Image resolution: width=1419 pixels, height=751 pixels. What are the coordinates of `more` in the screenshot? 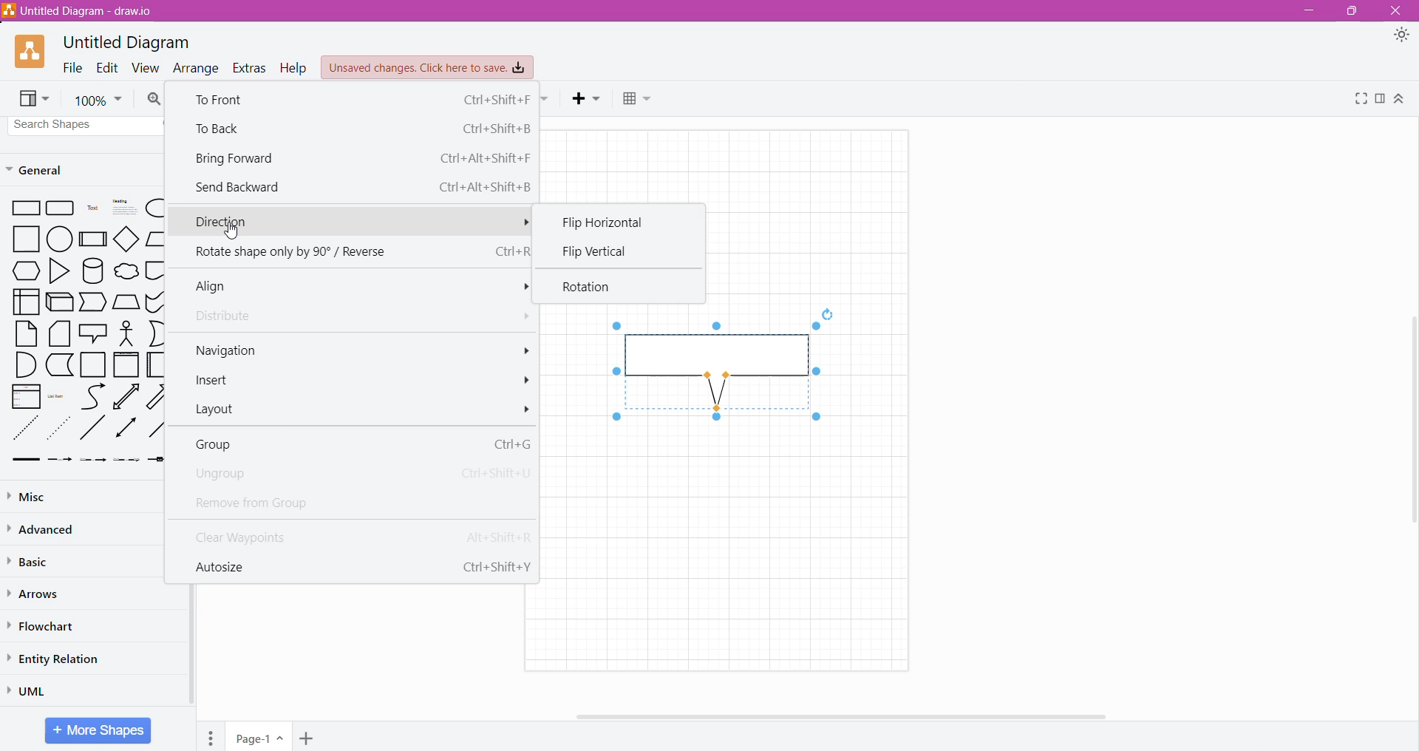 It's located at (526, 381).